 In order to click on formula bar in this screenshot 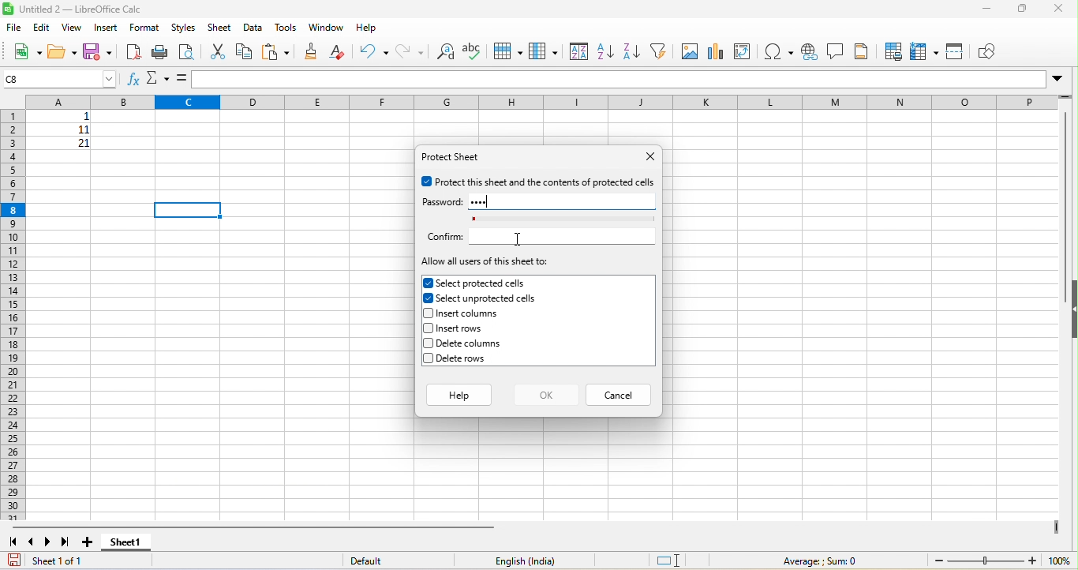, I will do `click(629, 80)`.